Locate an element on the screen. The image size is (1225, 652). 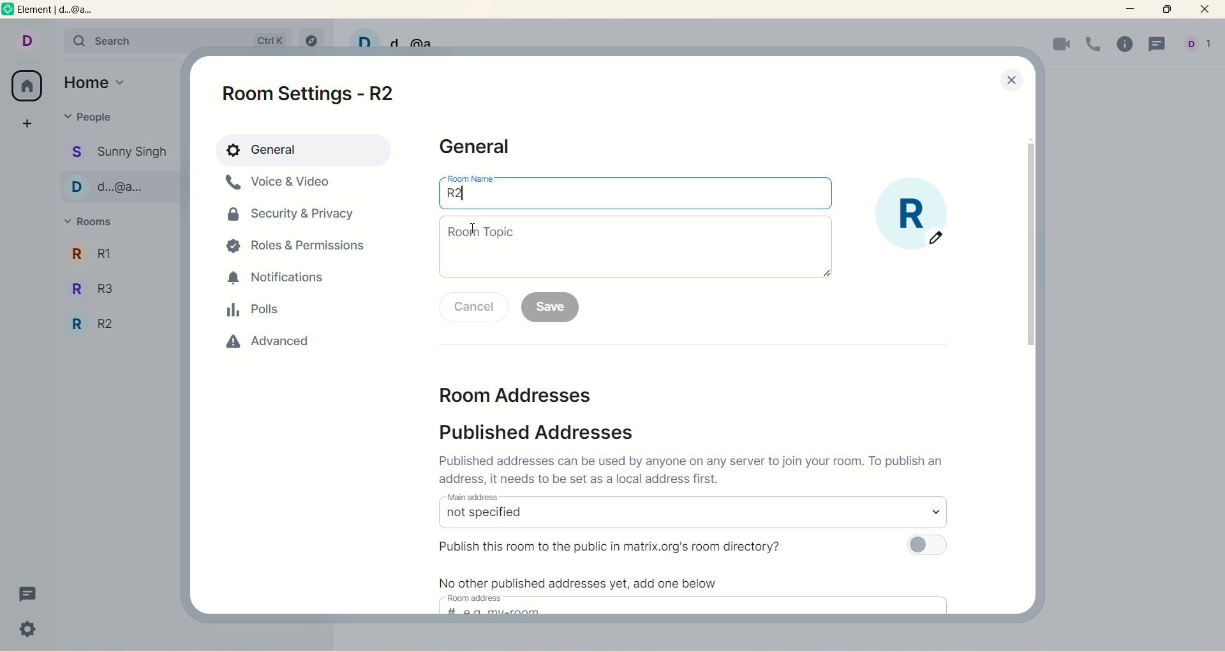
threads is located at coordinates (1157, 46).